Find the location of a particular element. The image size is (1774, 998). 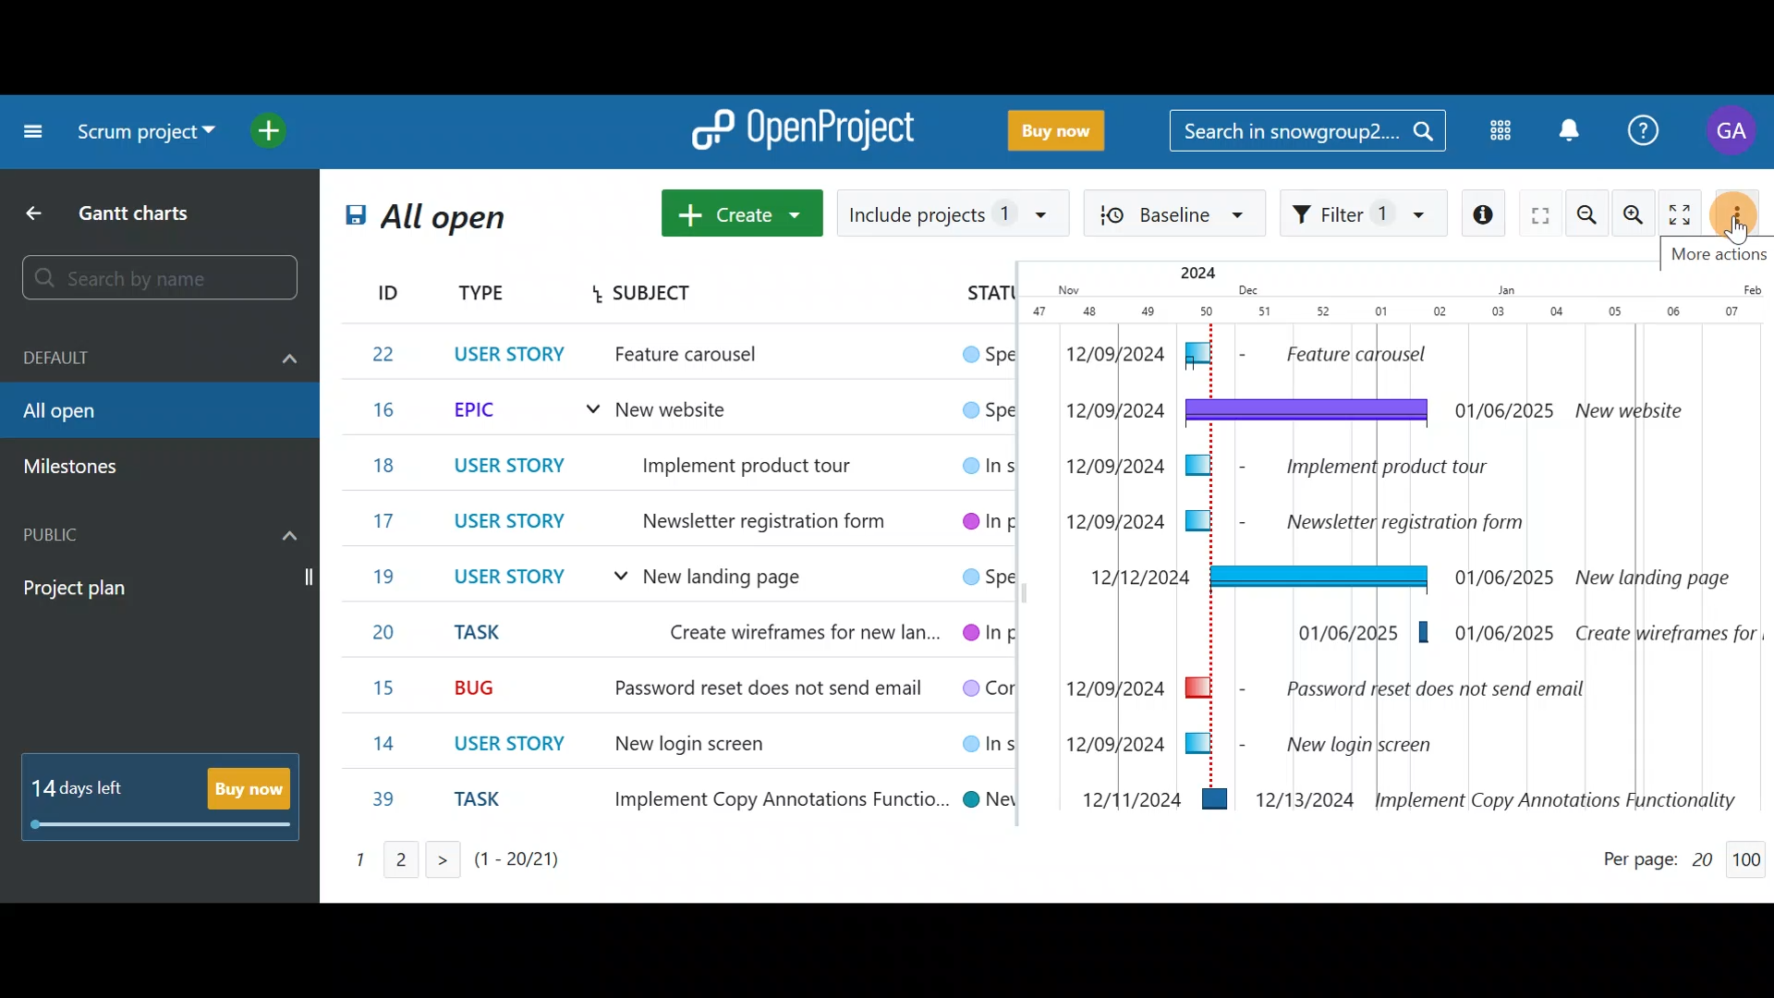

TASK is located at coordinates (489, 804).